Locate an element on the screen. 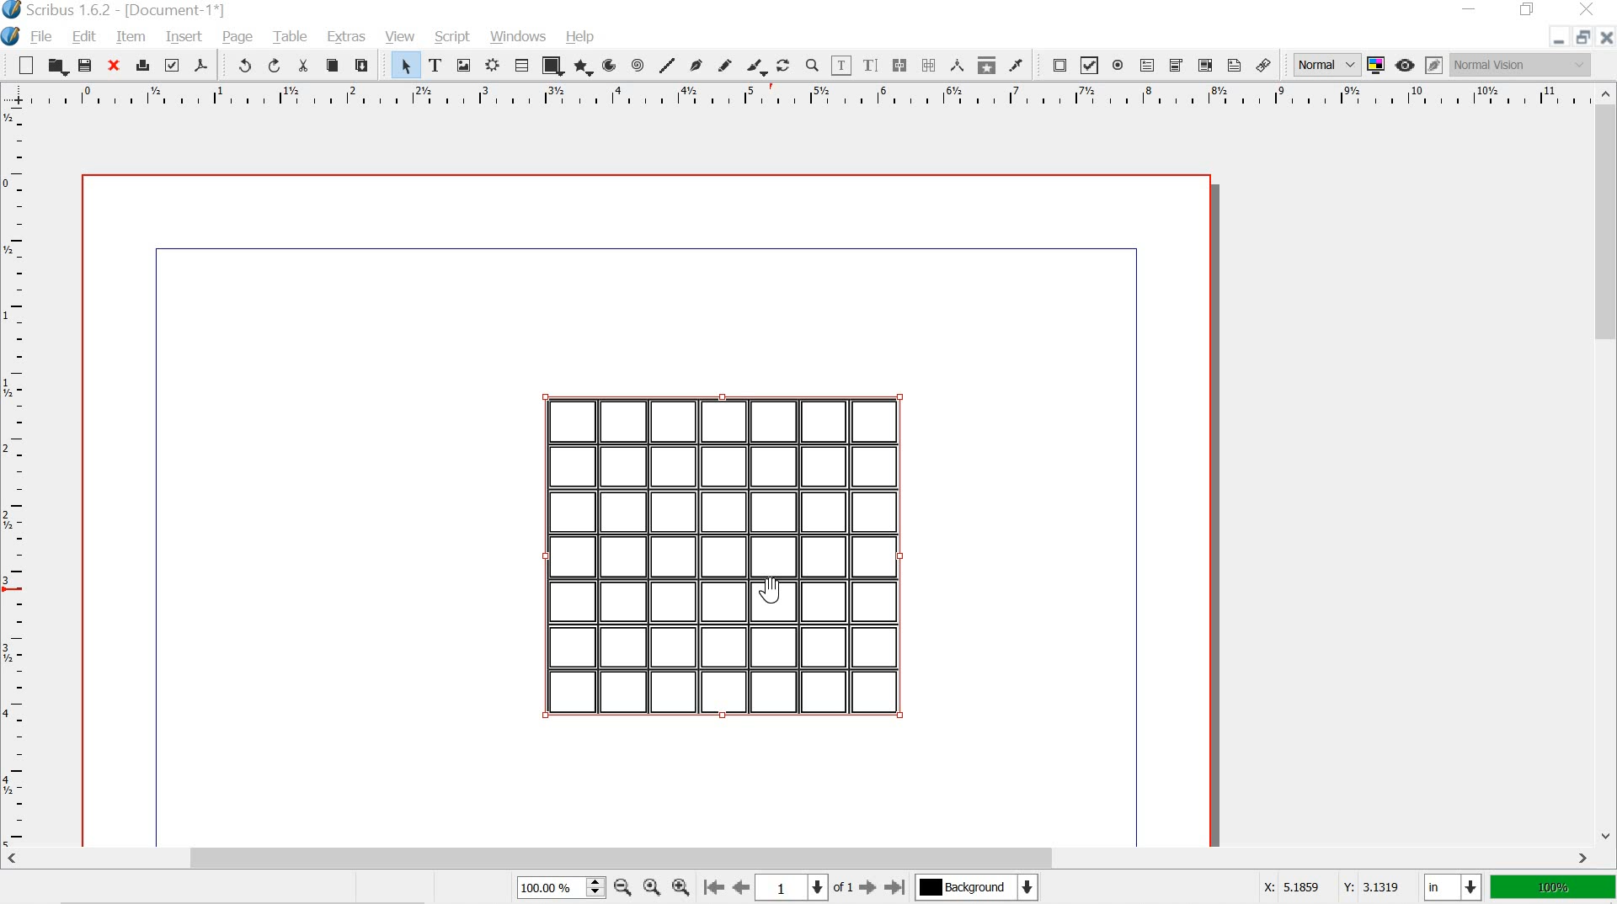 The width and height of the screenshot is (1617, 904). copy is located at coordinates (332, 66).